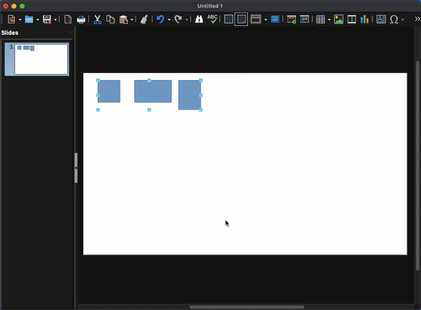 This screenshot has width=421, height=310. I want to click on Open, so click(31, 19).